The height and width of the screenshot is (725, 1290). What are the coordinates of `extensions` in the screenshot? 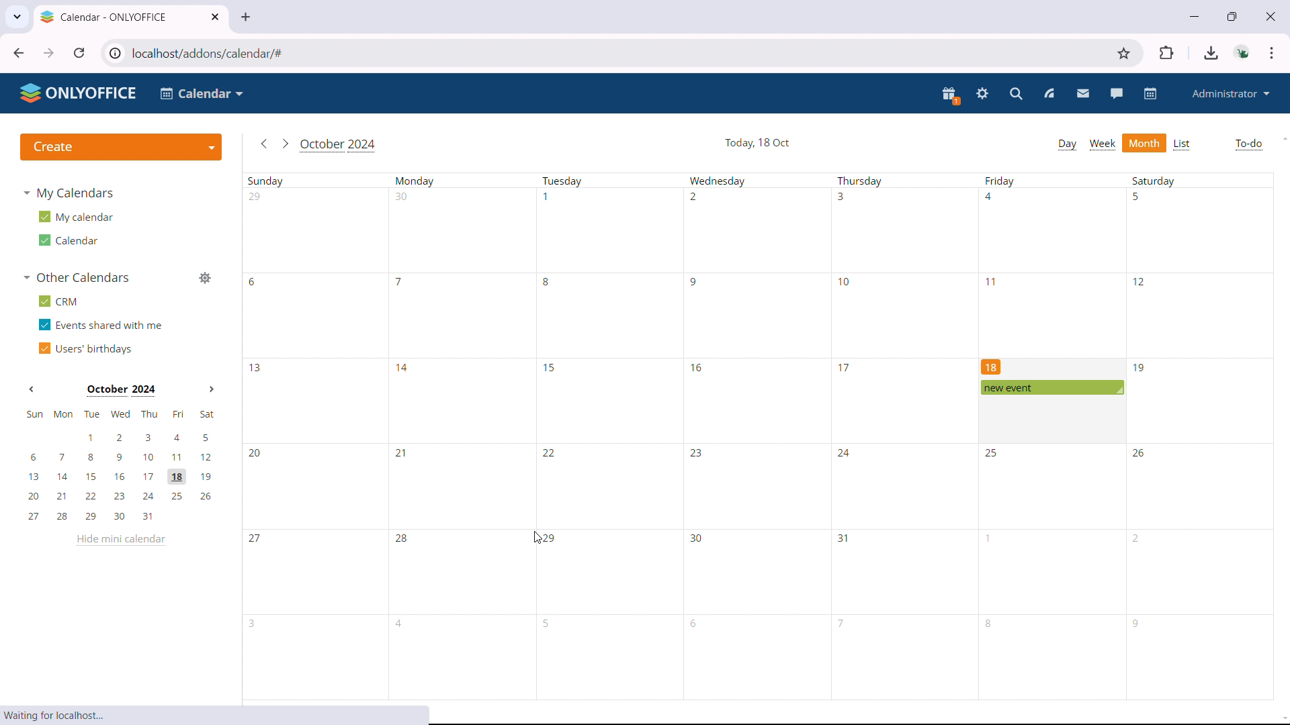 It's located at (1168, 52).